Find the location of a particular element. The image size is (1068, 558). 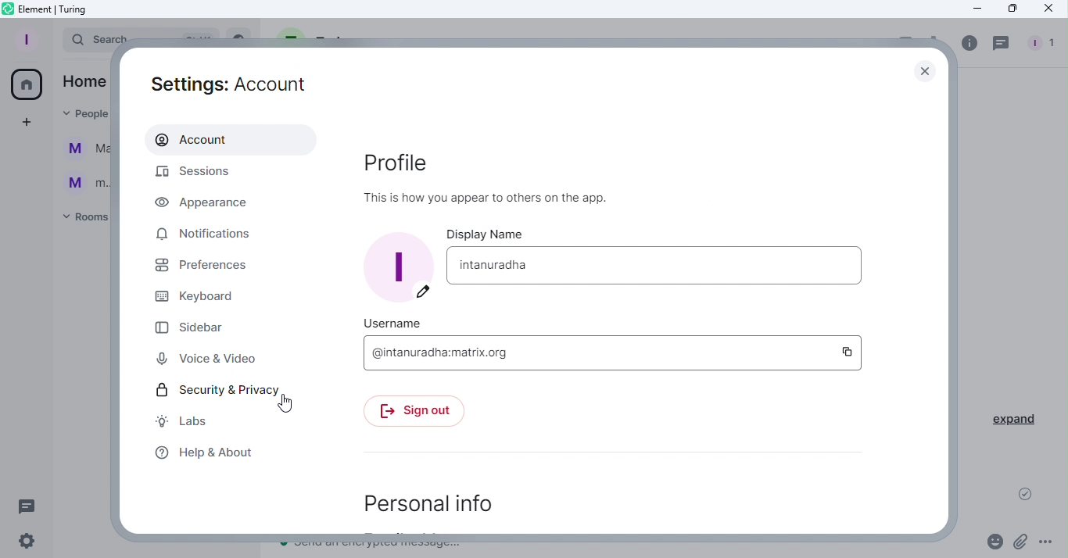

Appearance is located at coordinates (211, 203).